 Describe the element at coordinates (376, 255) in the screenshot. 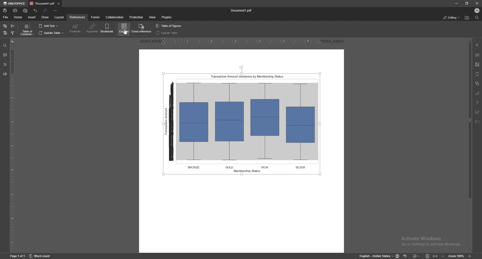

I see `change text language` at that location.